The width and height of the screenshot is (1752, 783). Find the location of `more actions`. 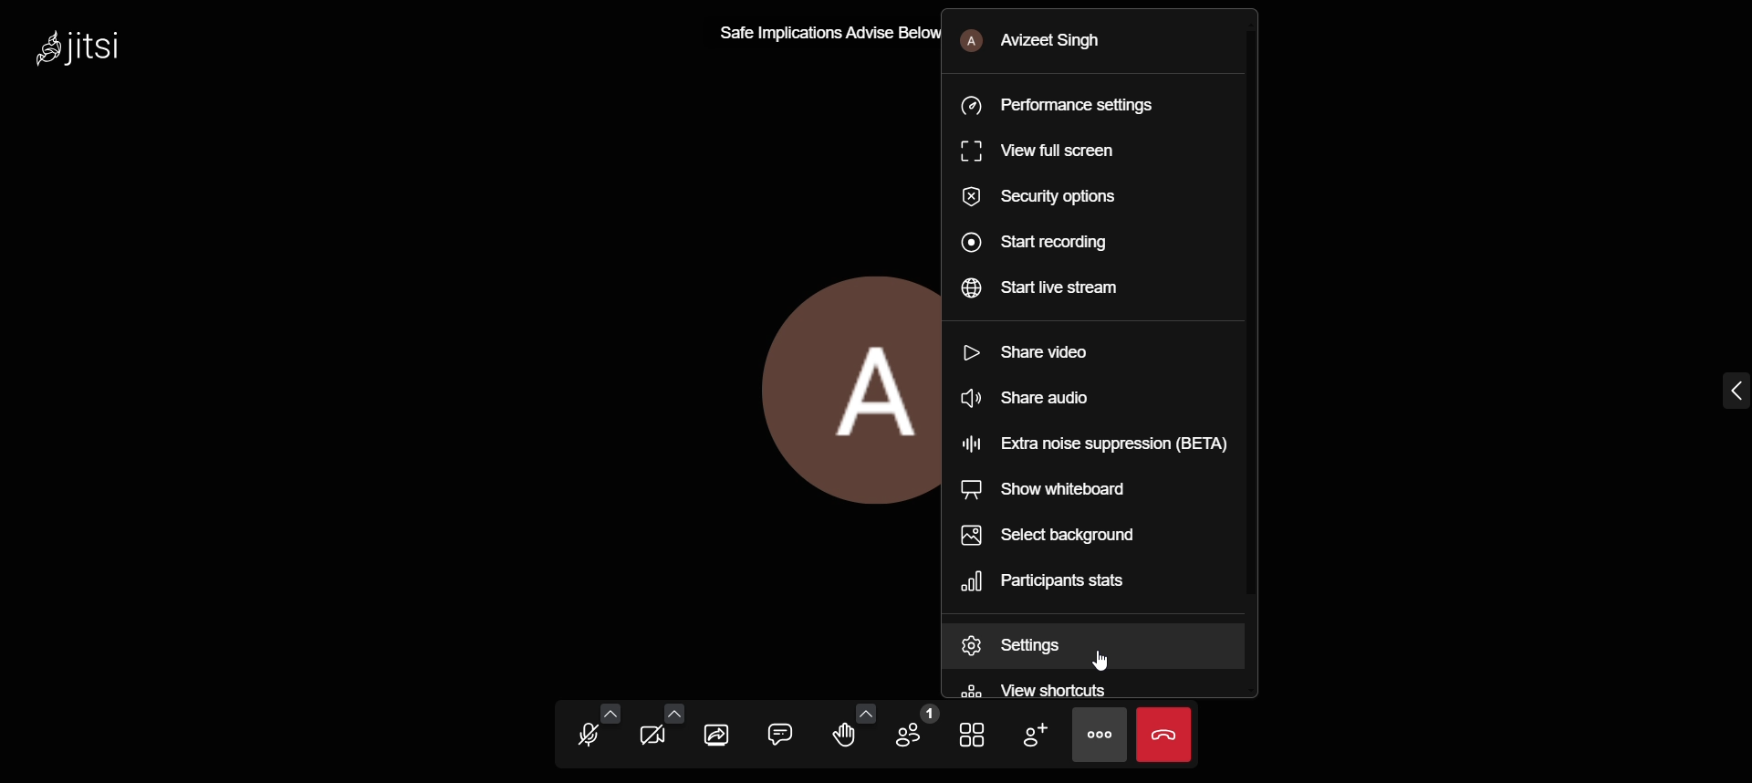

more actions is located at coordinates (1096, 736).